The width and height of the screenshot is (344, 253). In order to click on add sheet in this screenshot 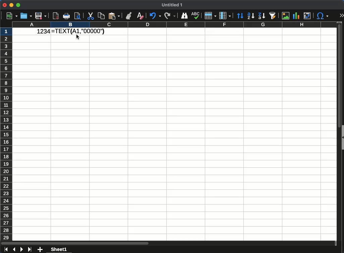, I will do `click(41, 250)`.